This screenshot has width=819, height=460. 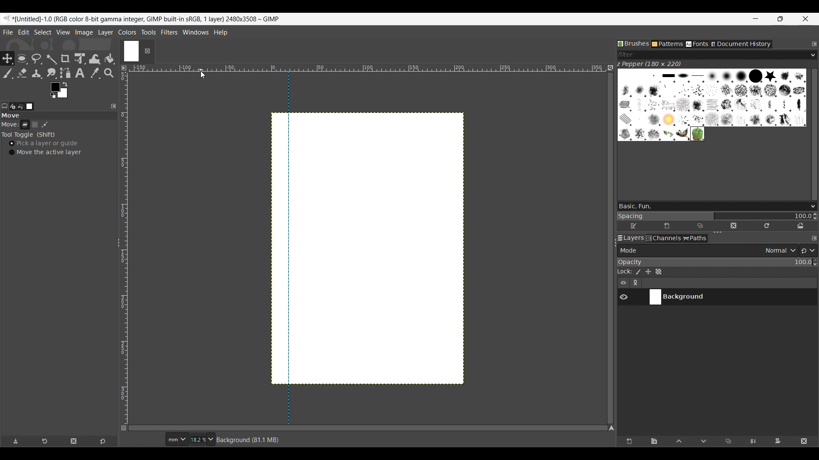 I want to click on Patterns tab, so click(x=668, y=44).